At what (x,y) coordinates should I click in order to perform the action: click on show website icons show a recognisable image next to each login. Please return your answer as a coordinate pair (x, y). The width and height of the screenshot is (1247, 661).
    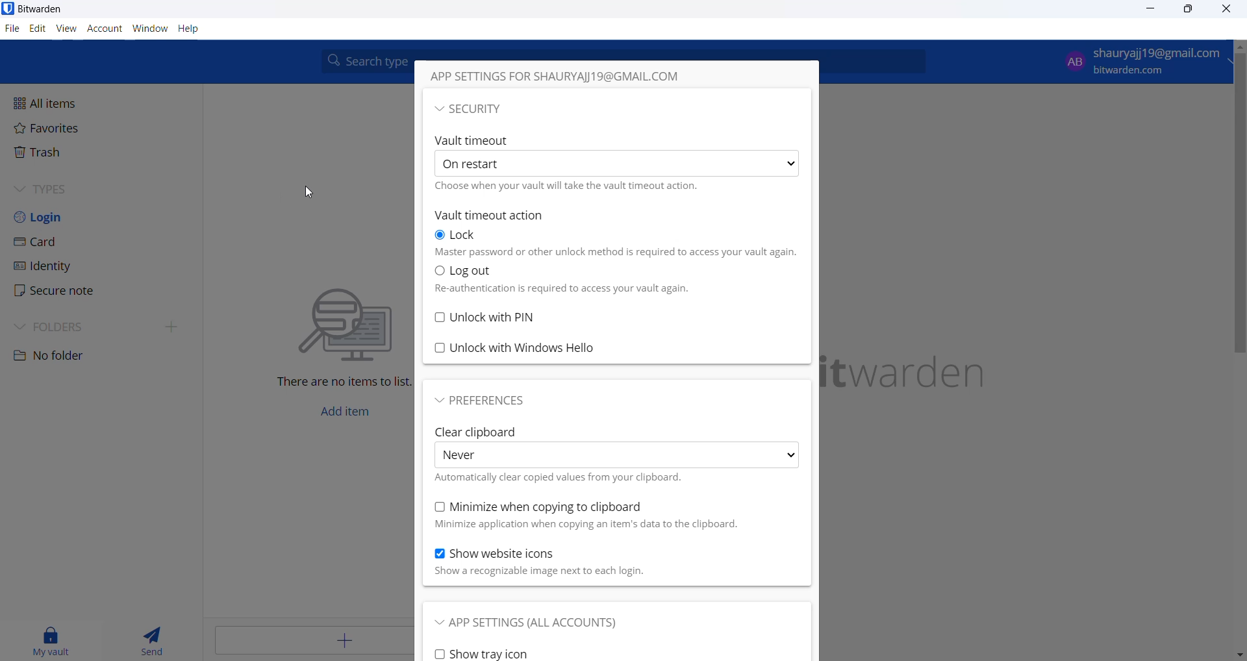
    Looking at the image, I should click on (579, 564).